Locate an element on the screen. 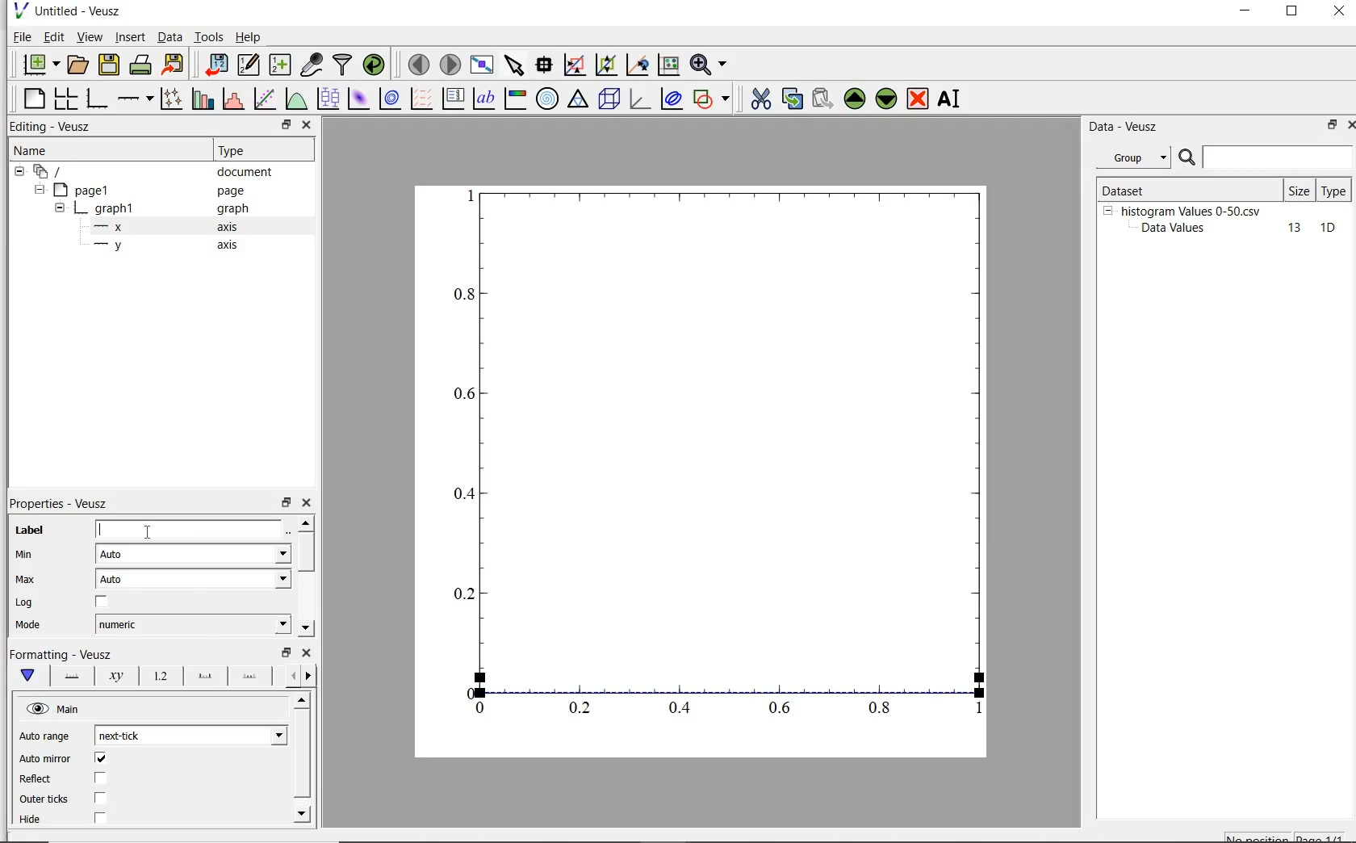 The width and height of the screenshot is (1356, 843). checkbox is located at coordinates (101, 799).